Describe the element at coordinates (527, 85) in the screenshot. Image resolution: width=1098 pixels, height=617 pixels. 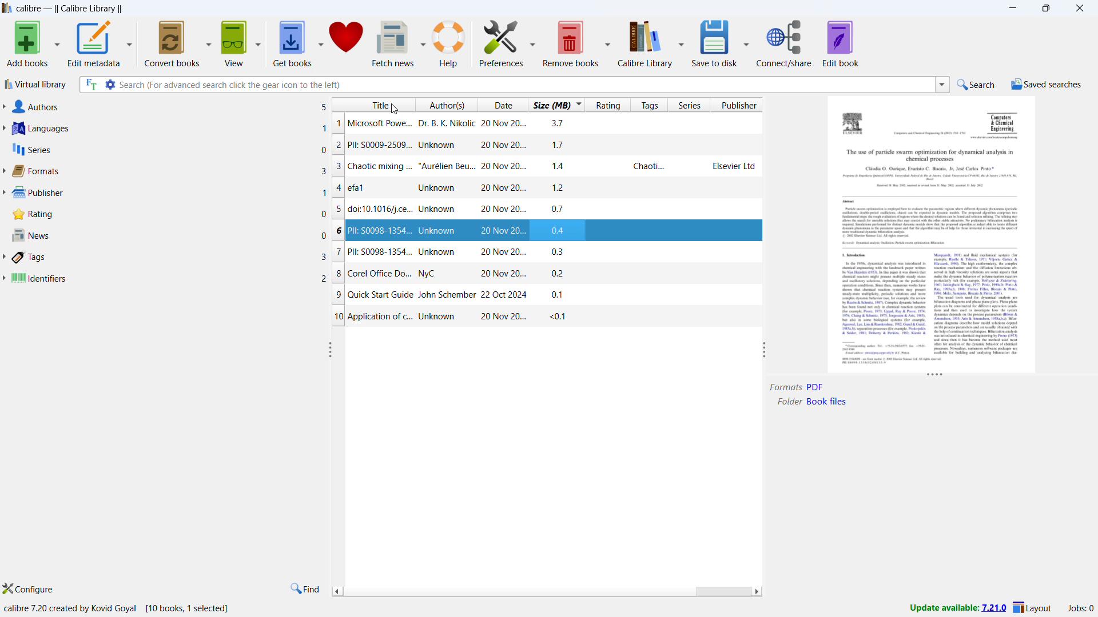
I see `enter search string` at that location.